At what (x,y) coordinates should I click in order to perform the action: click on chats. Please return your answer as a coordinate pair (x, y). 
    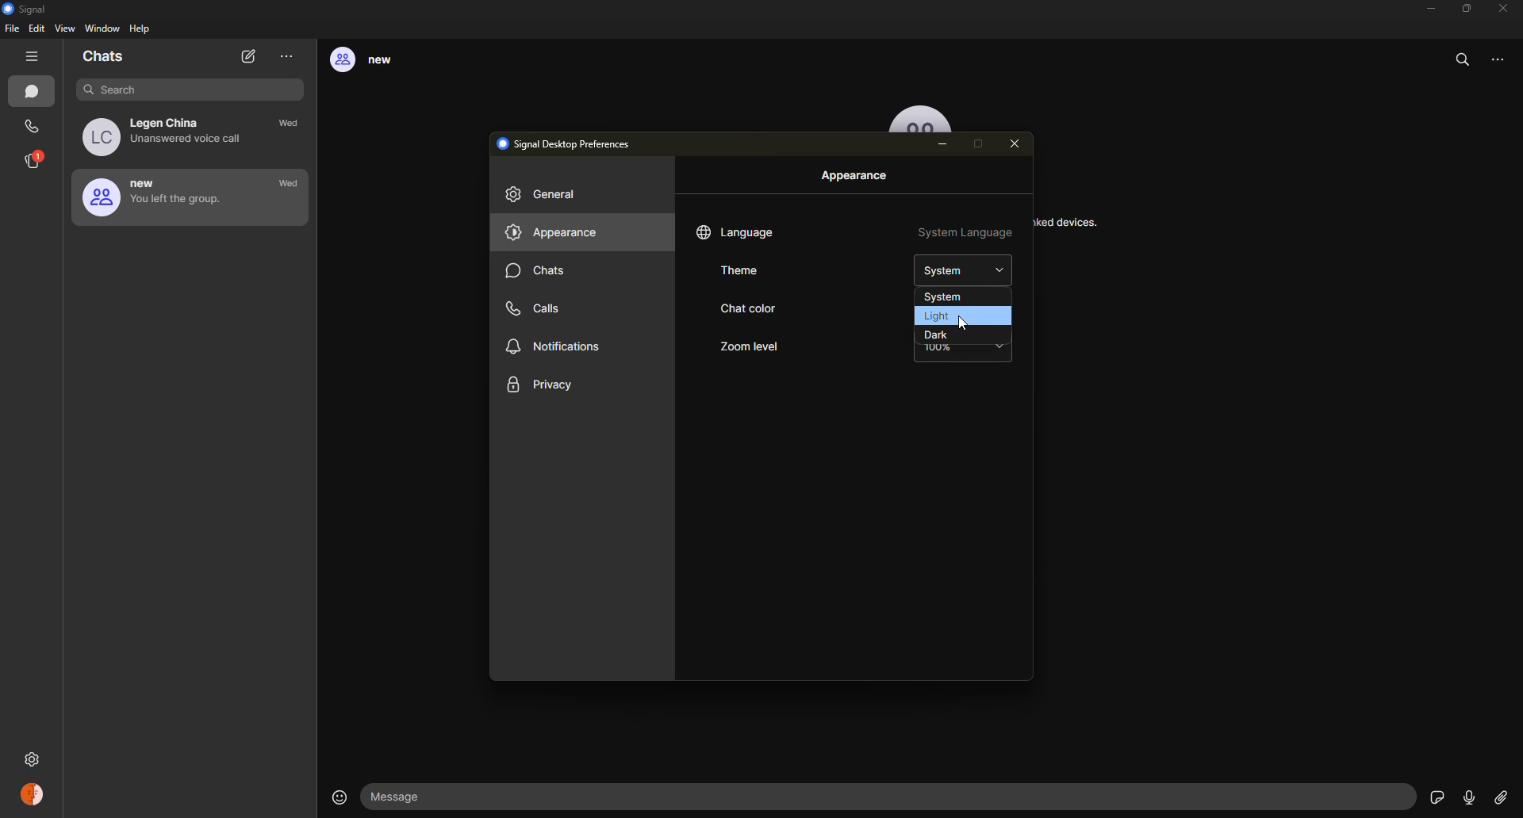
    Looking at the image, I should click on (105, 58).